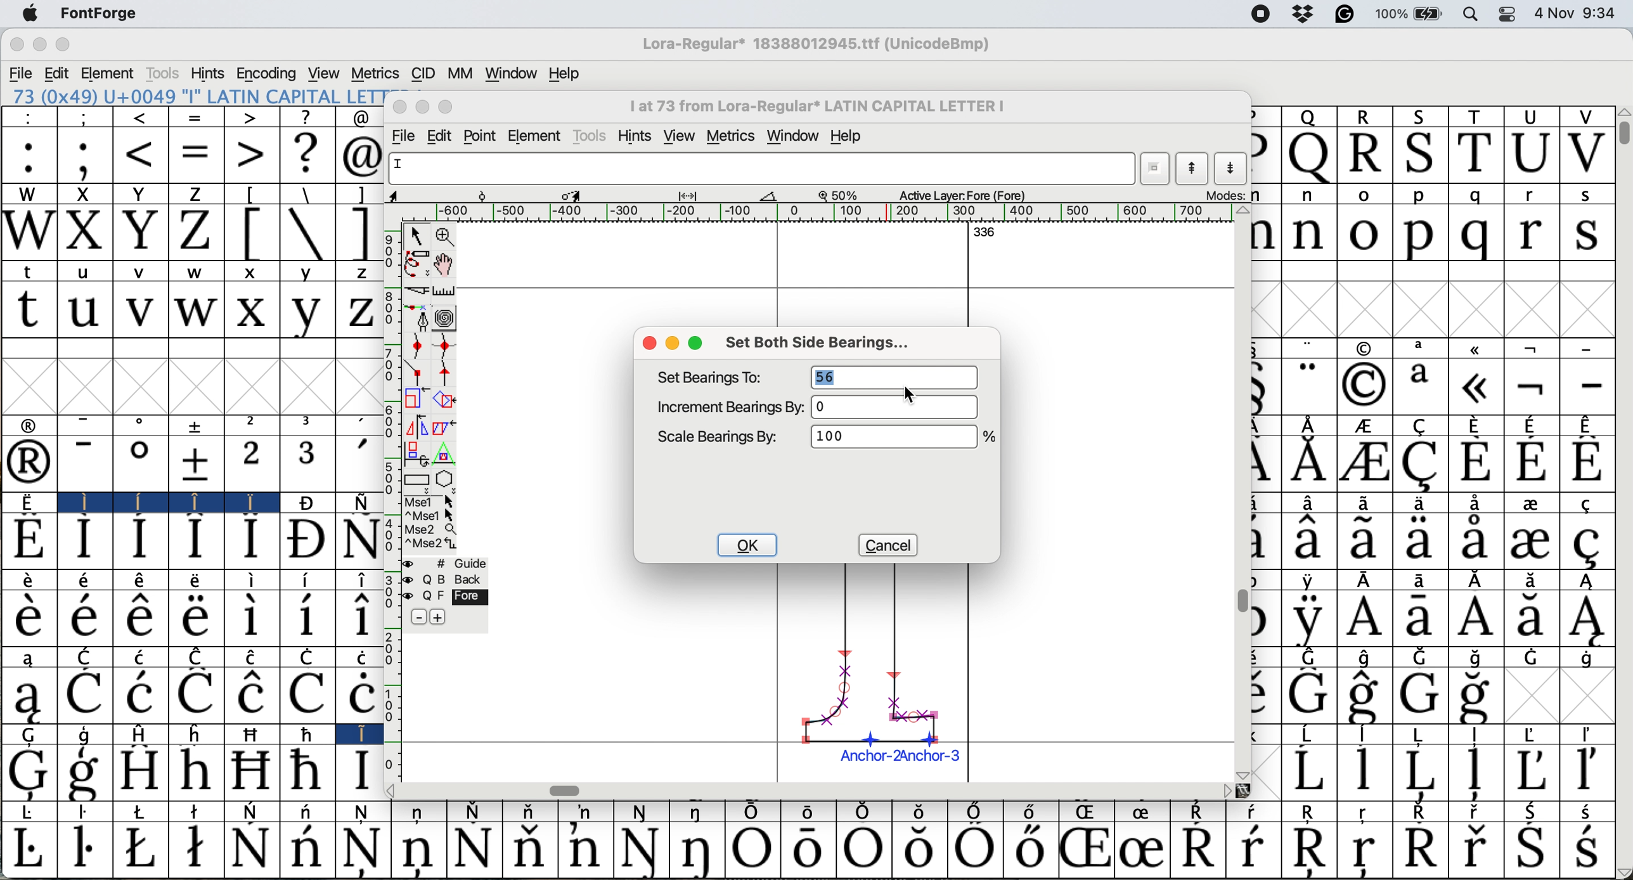  Describe the element at coordinates (197, 541) in the screenshot. I see `Symbol` at that location.